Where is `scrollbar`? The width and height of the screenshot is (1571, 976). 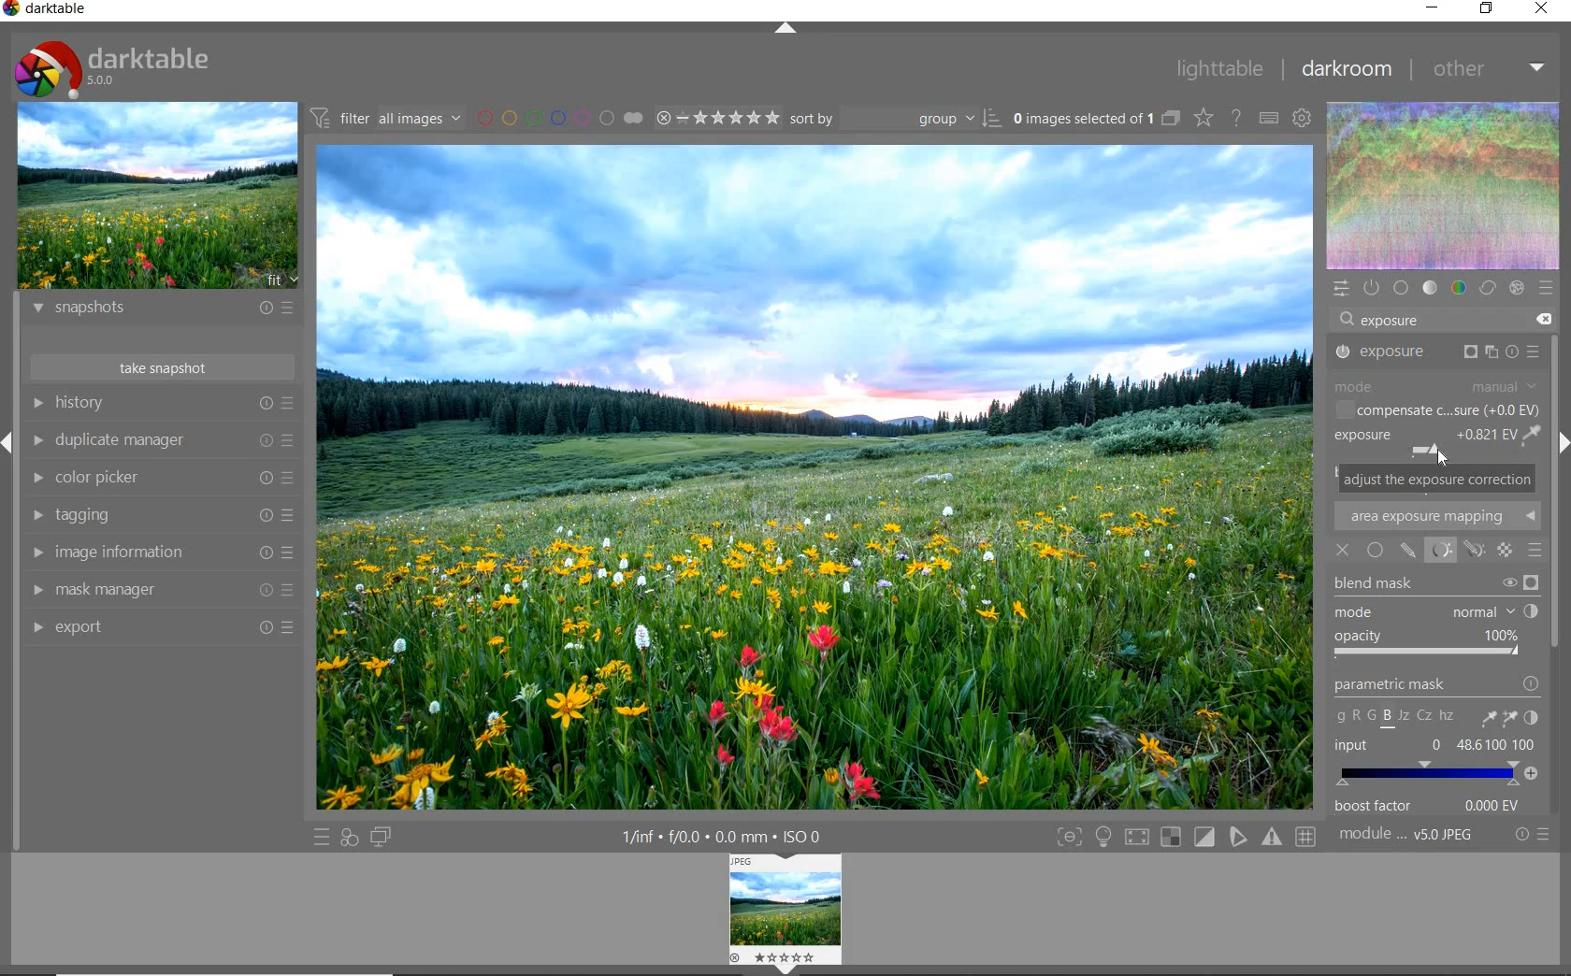
scrollbar is located at coordinates (1555, 509).